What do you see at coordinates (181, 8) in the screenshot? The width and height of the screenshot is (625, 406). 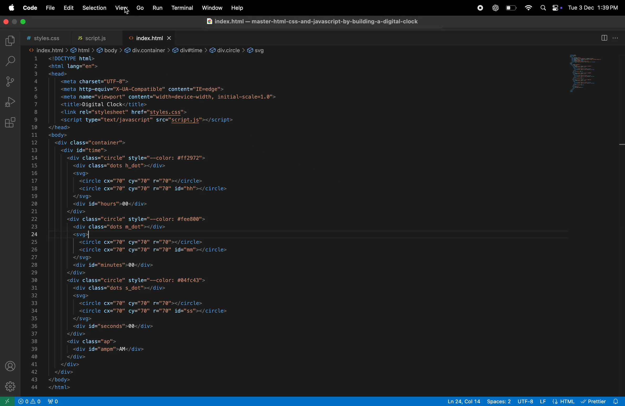 I see `terminal` at bounding box center [181, 8].